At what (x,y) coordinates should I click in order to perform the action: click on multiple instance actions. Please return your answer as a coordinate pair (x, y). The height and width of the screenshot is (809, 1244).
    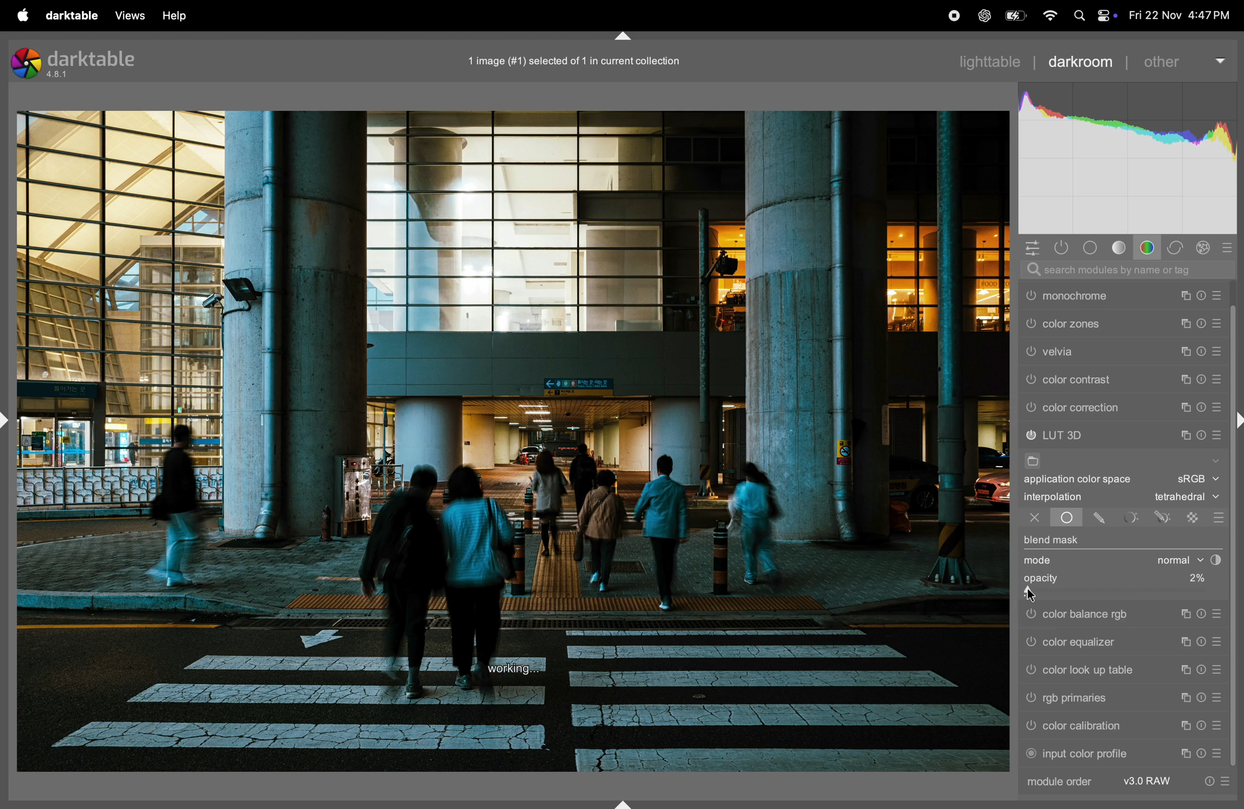
    Looking at the image, I should click on (1185, 752).